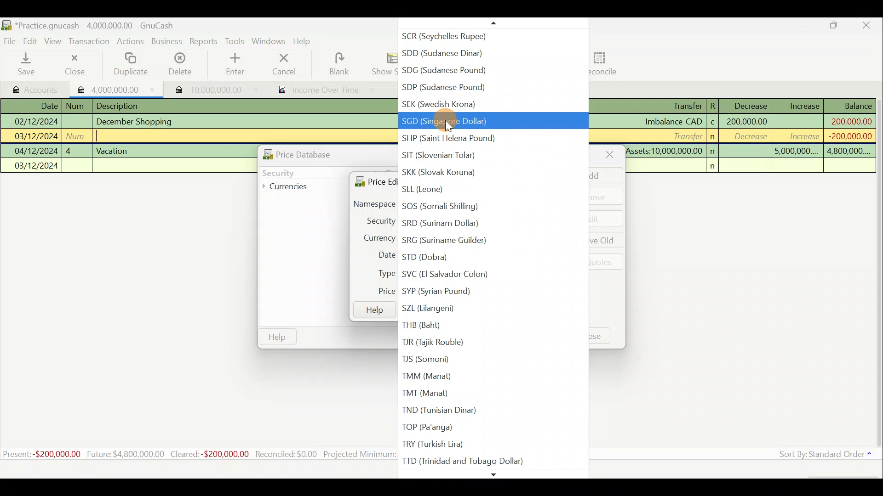 This screenshot has width=883, height=496. I want to click on Currency, so click(374, 237).